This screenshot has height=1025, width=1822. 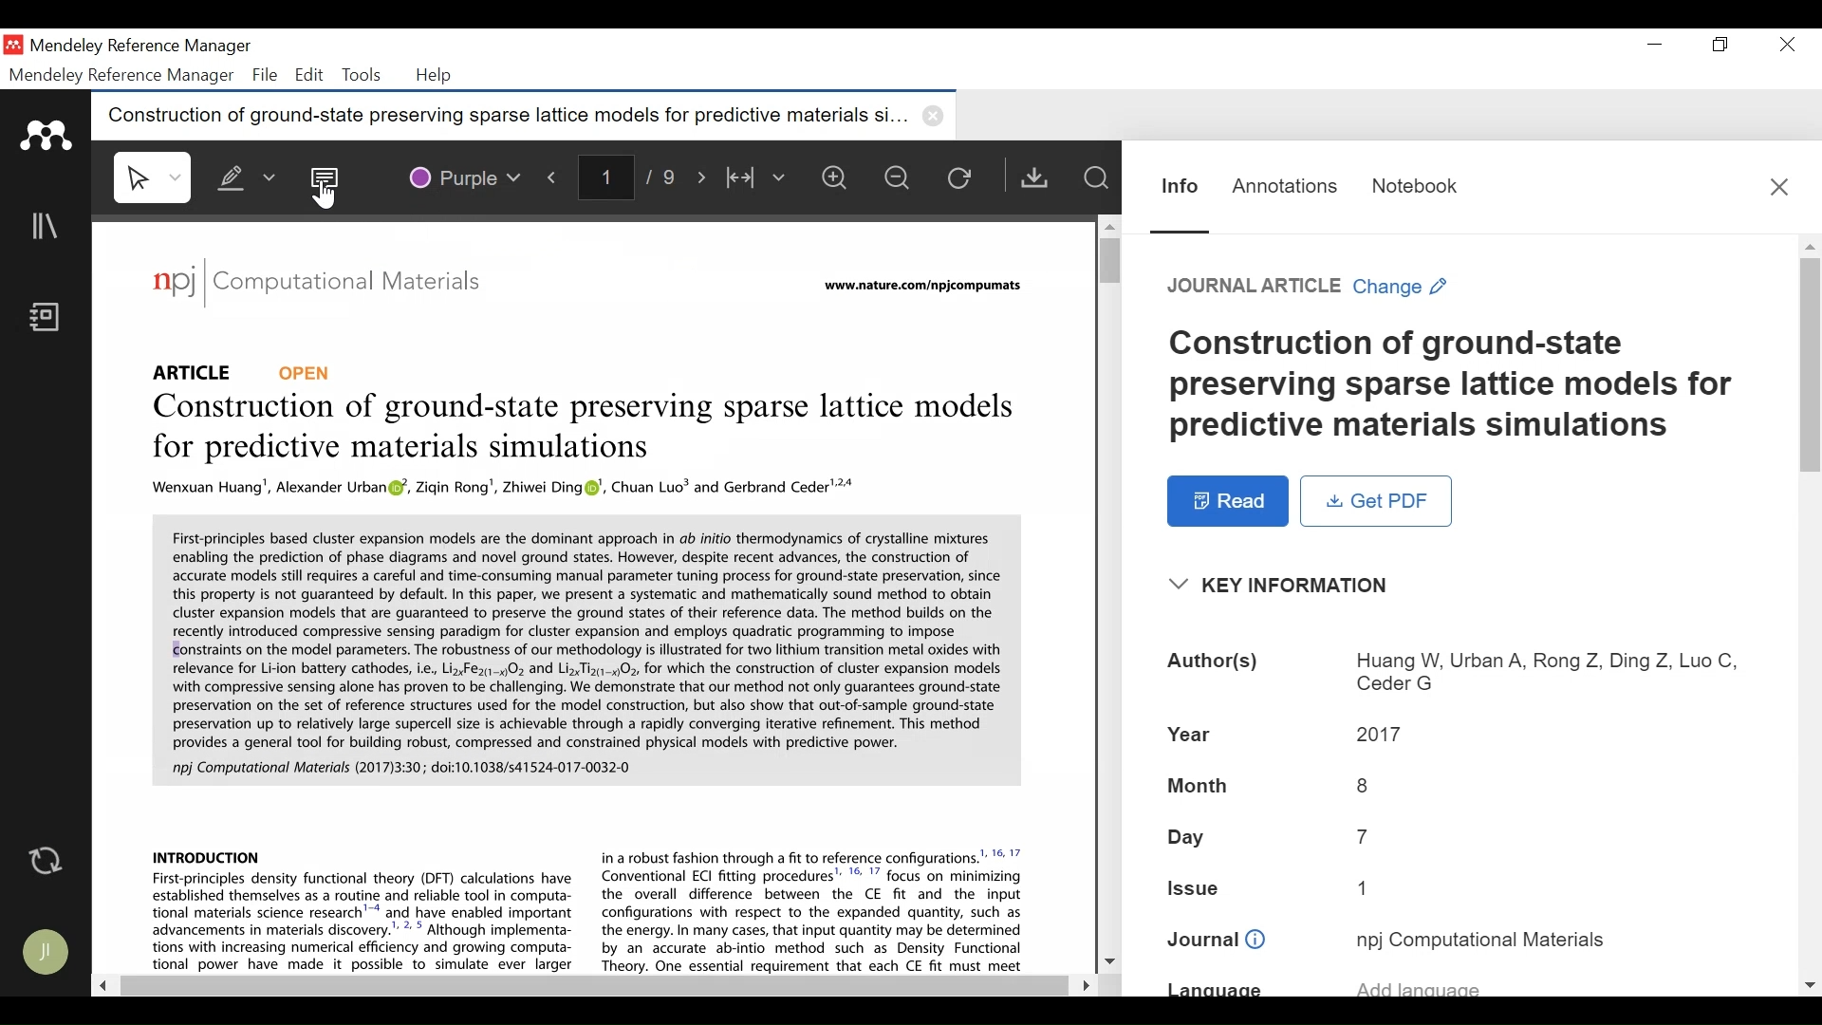 I want to click on Show/Hide Key Information, so click(x=1286, y=586).